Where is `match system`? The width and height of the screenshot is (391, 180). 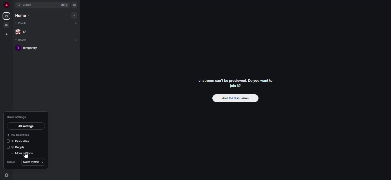 match system is located at coordinates (34, 162).